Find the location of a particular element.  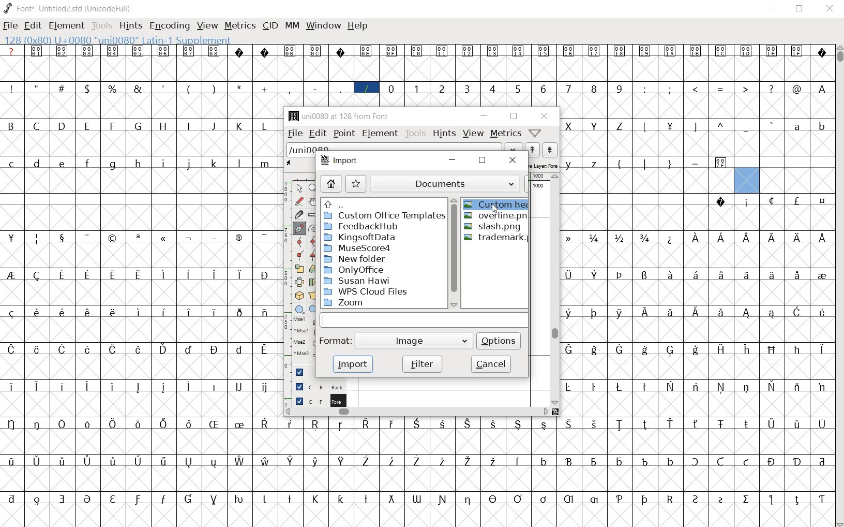

glyph is located at coordinates (620, 238).